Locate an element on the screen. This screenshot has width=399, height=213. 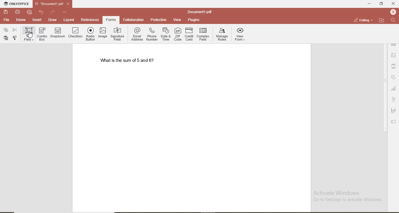
text is located at coordinates (394, 99).